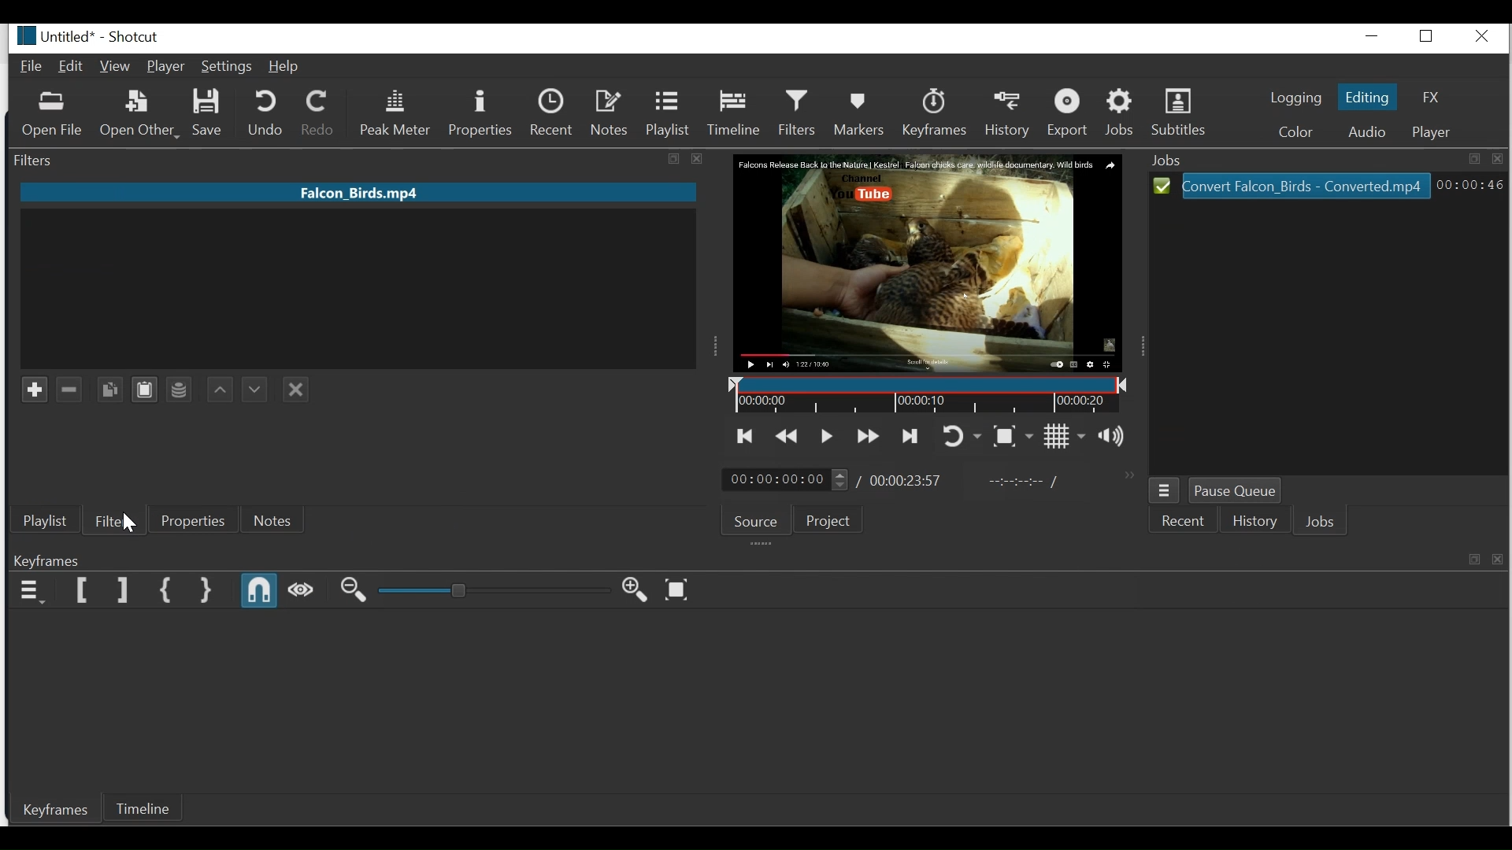 This screenshot has height=850, width=1512. What do you see at coordinates (111, 389) in the screenshot?
I see `Copy checked filters` at bounding box center [111, 389].